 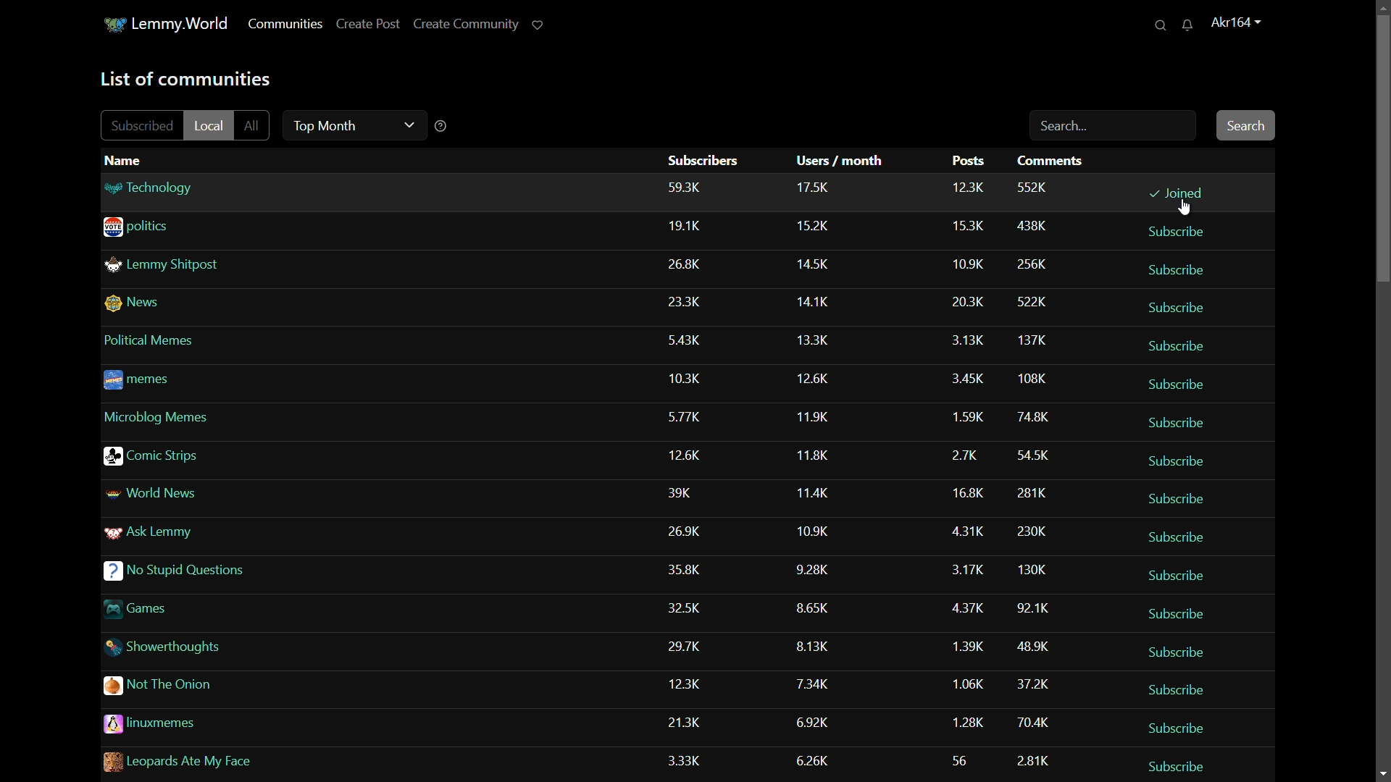 What do you see at coordinates (1175, 346) in the screenshot?
I see `subscribe/unsubscribe` at bounding box center [1175, 346].